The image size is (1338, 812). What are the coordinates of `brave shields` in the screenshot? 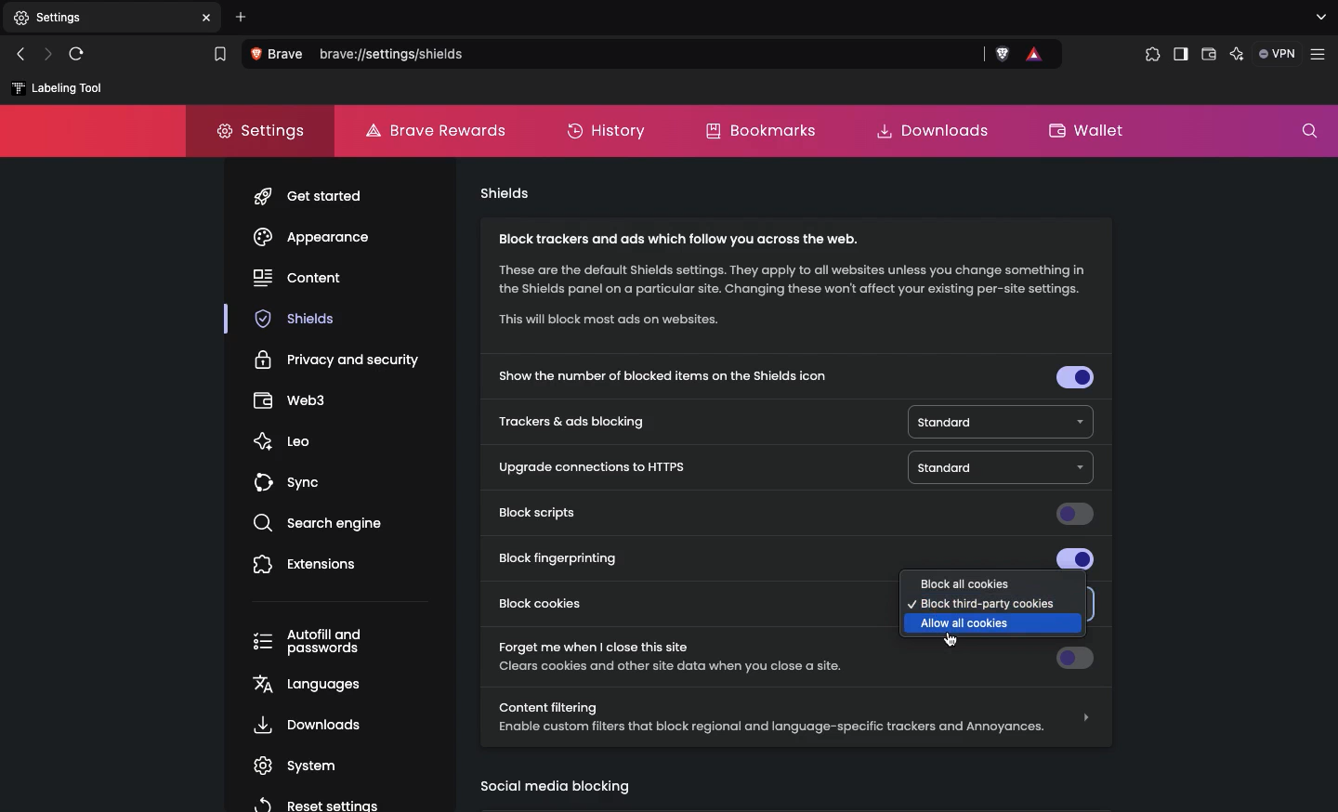 It's located at (999, 53).